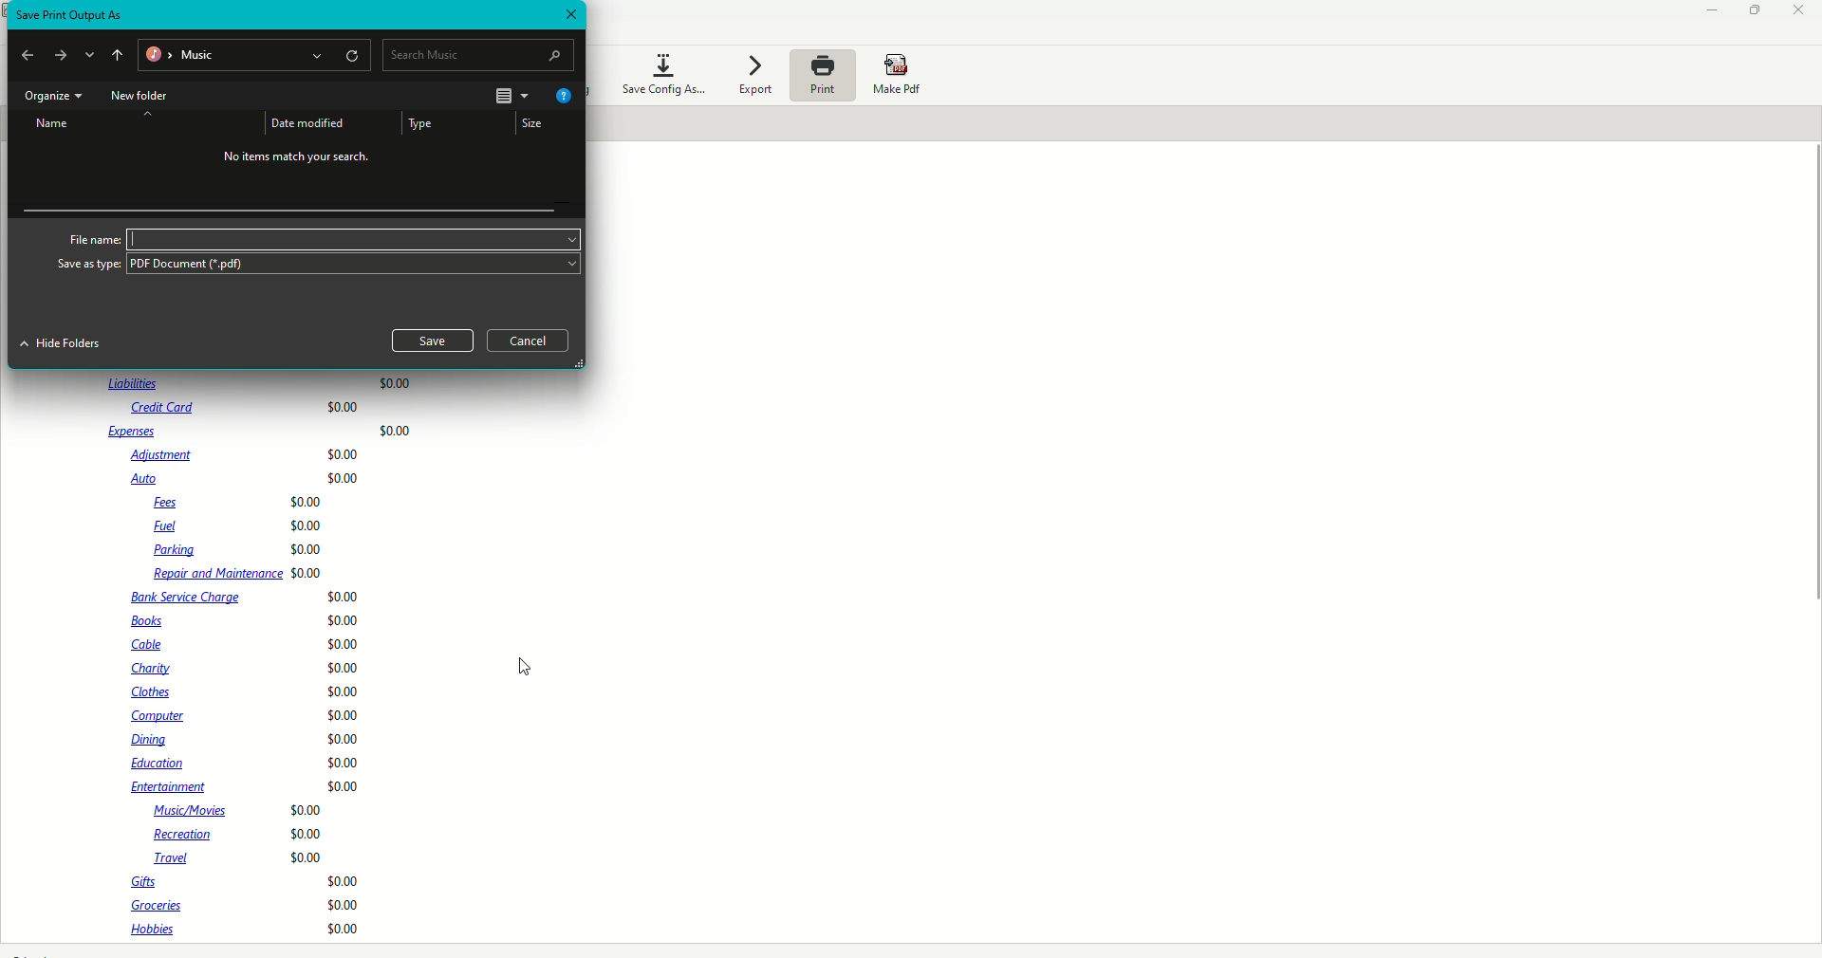  I want to click on New Folder, so click(140, 97).